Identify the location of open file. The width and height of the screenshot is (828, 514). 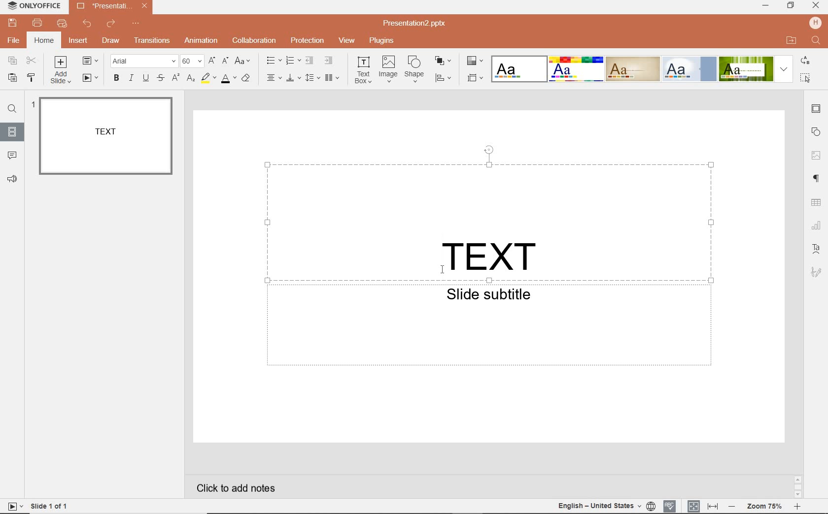
(791, 40).